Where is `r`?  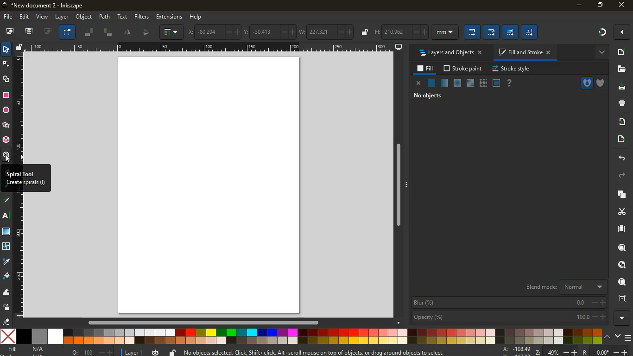
r is located at coordinates (7, 201).